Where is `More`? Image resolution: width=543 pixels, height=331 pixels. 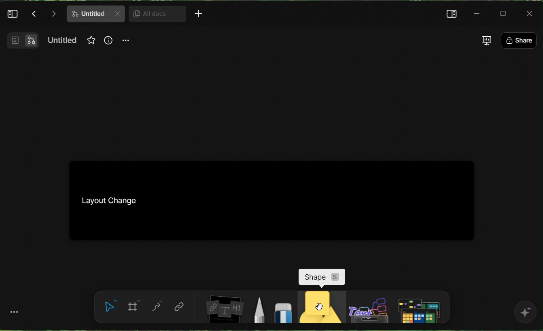
More is located at coordinates (201, 15).